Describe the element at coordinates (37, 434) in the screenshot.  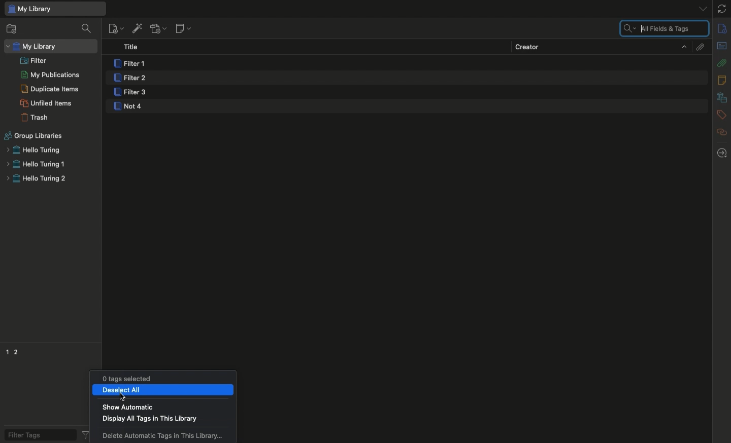
I see `Filter tags` at that location.